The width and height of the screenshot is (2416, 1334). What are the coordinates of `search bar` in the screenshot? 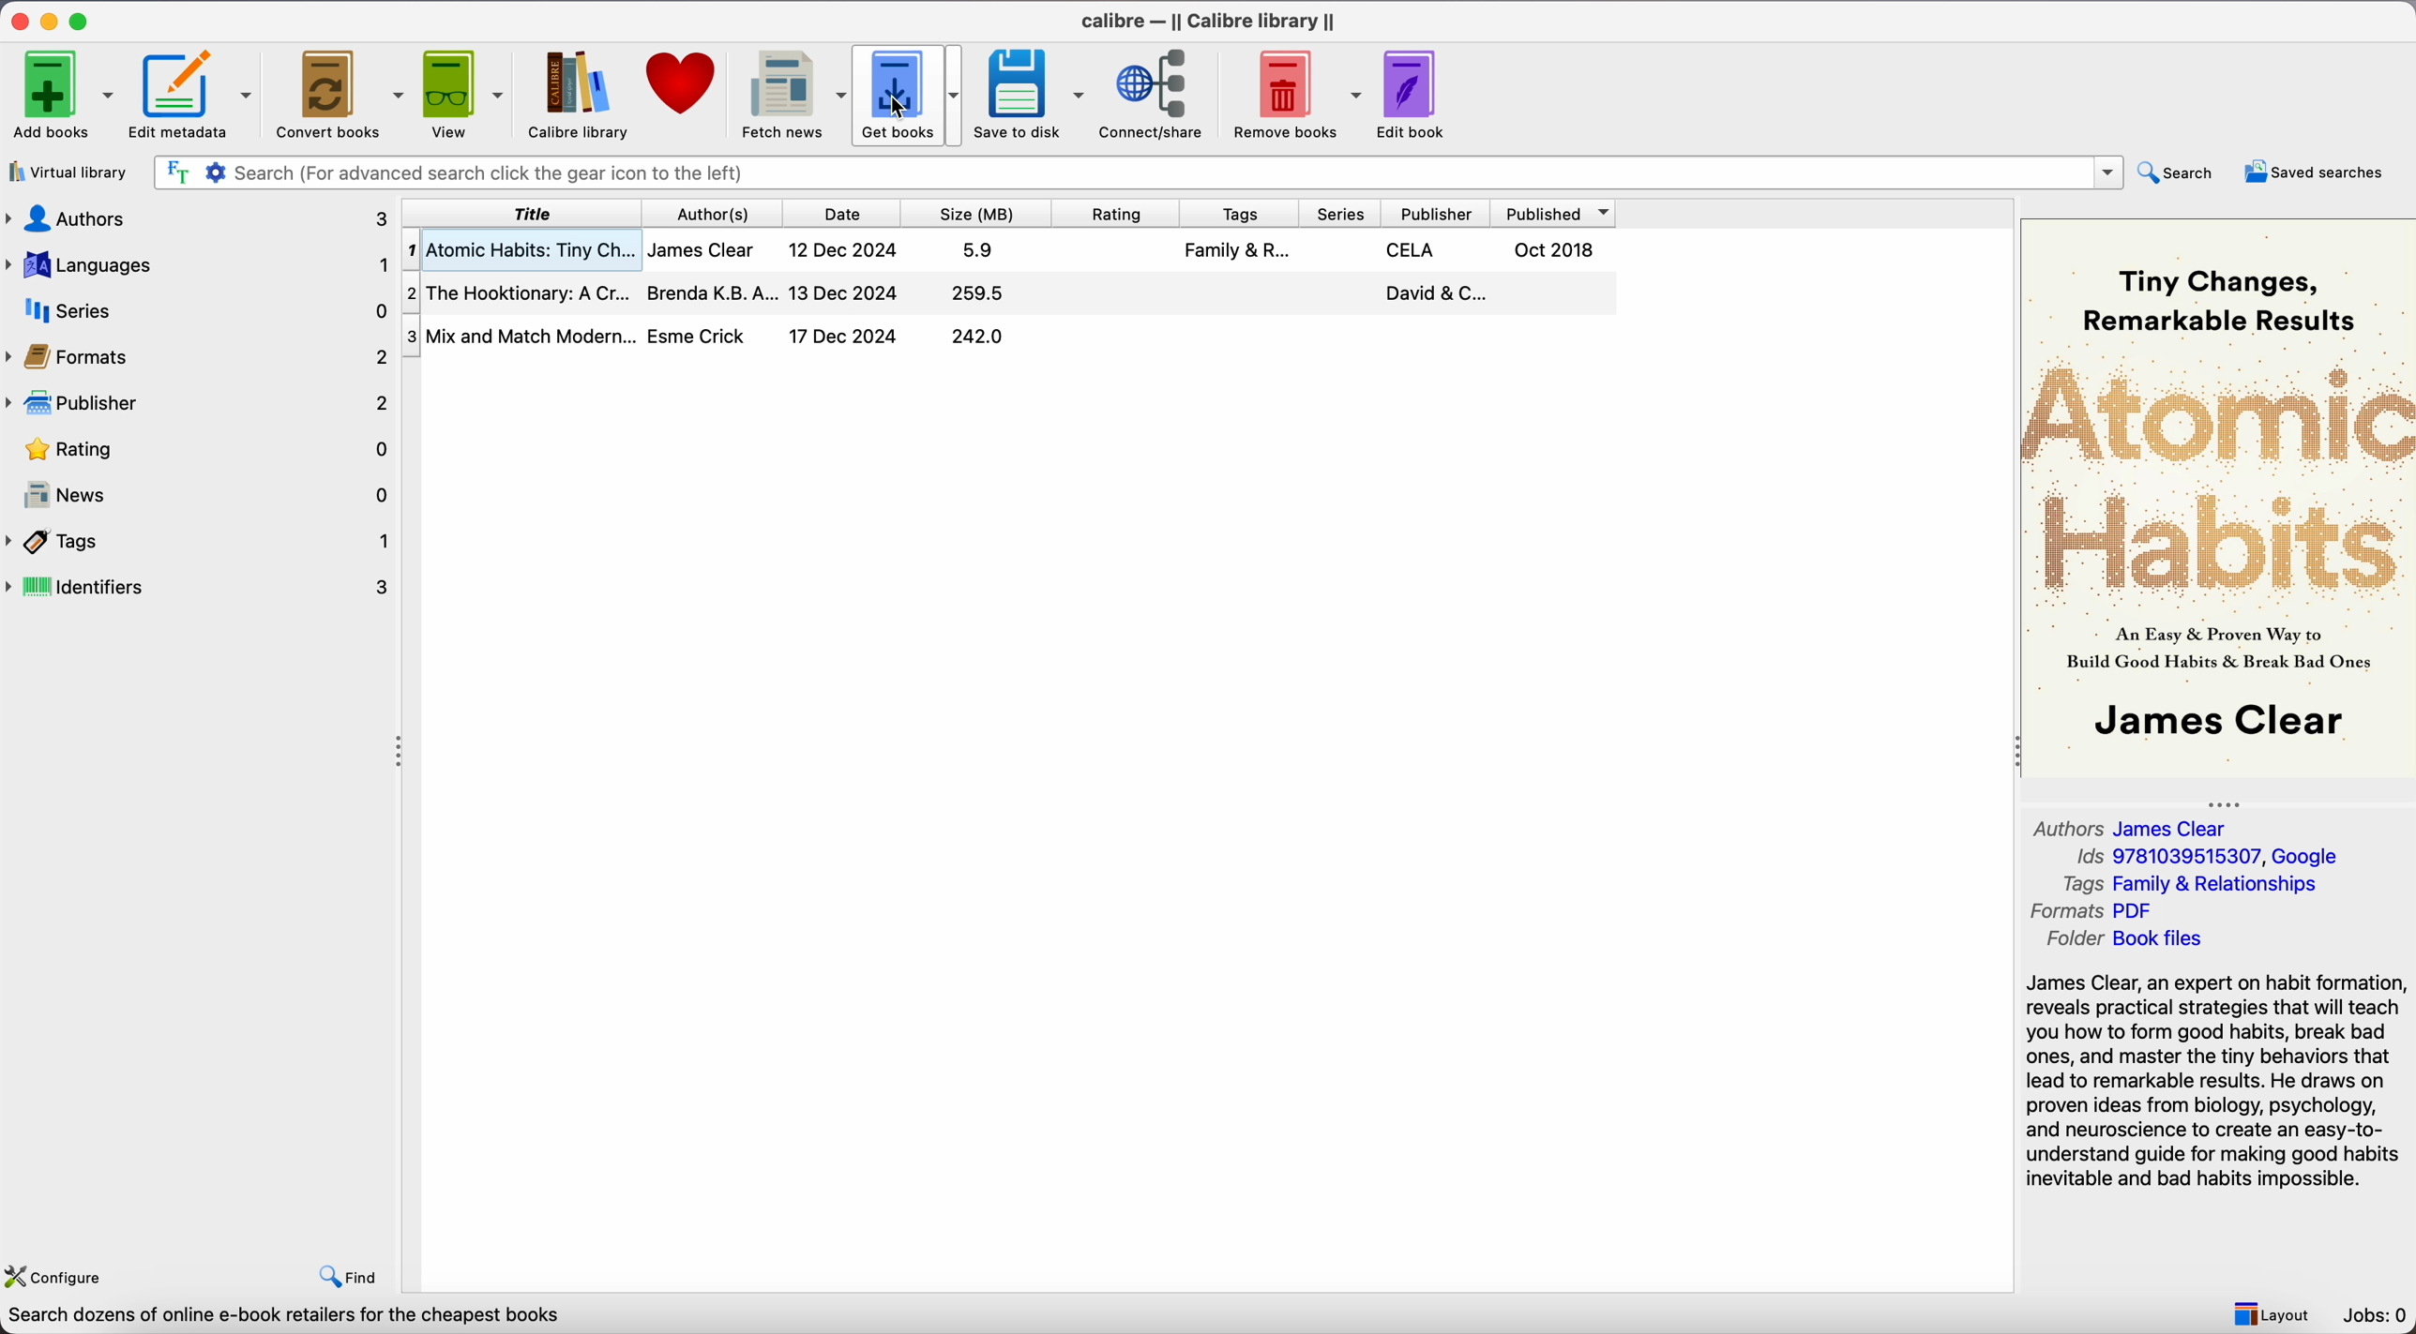 It's located at (1139, 172).